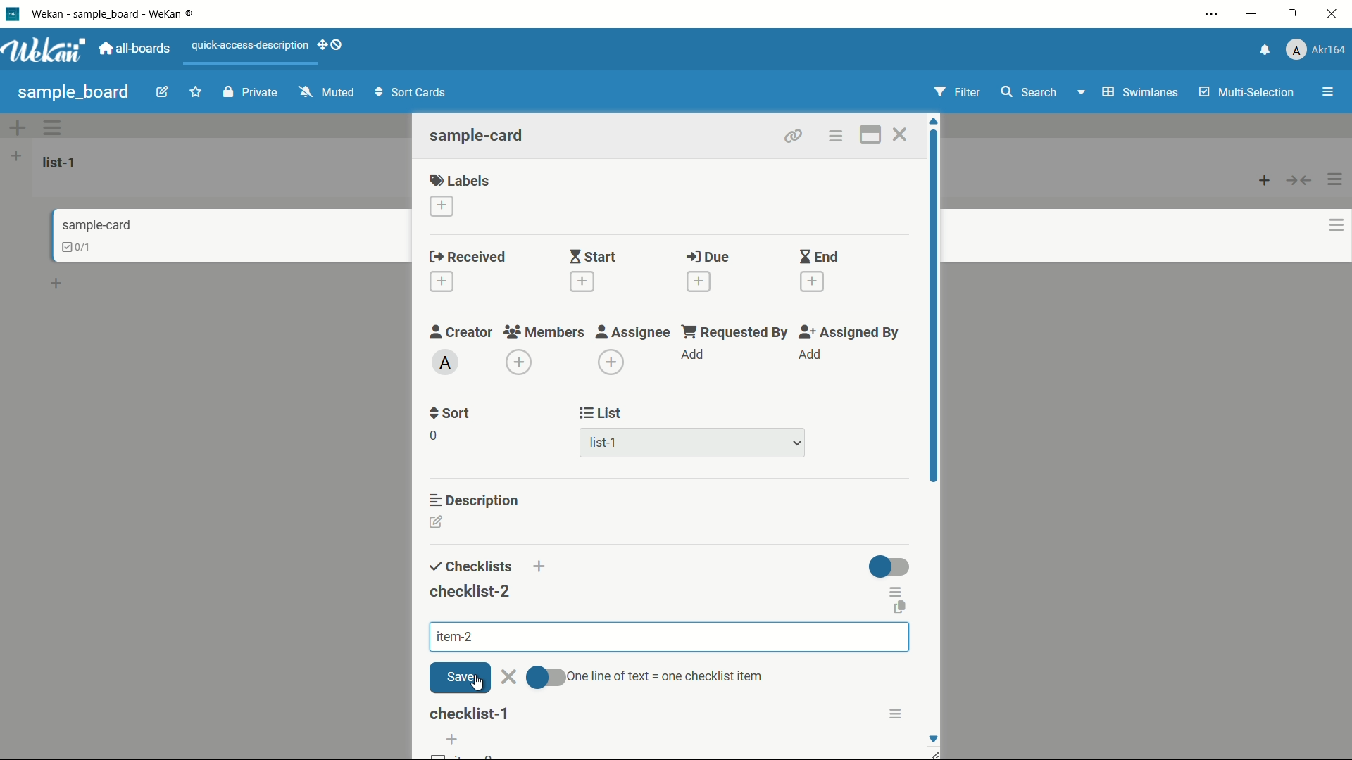  What do you see at coordinates (251, 94) in the screenshot?
I see `private` at bounding box center [251, 94].